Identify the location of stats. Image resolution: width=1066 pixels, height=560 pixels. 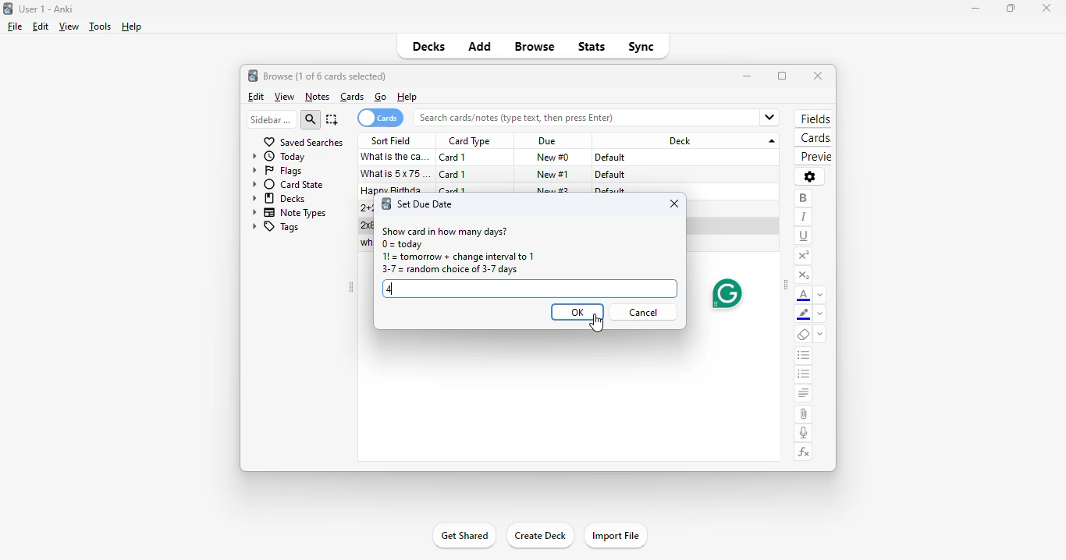
(592, 46).